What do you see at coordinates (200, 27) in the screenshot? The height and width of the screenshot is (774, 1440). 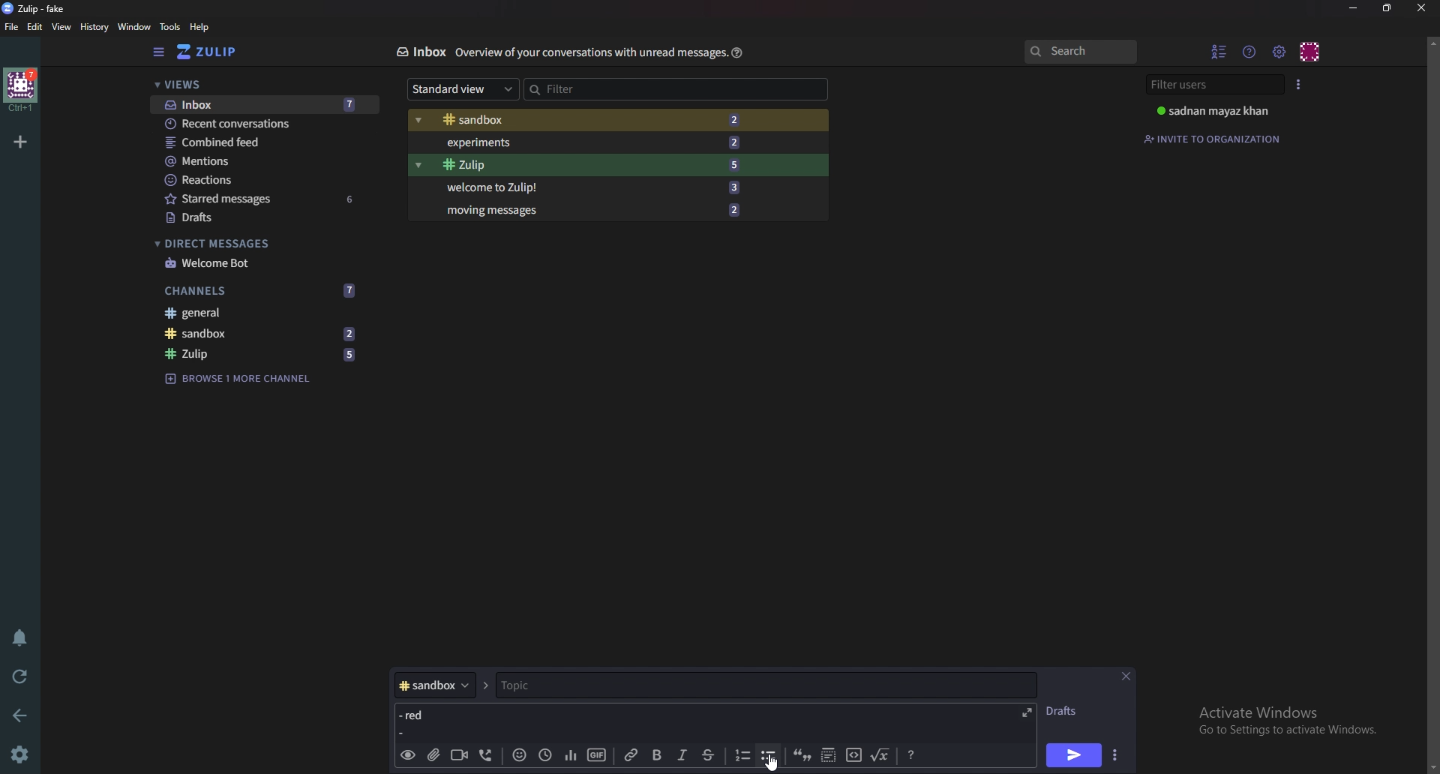 I see `help` at bounding box center [200, 27].